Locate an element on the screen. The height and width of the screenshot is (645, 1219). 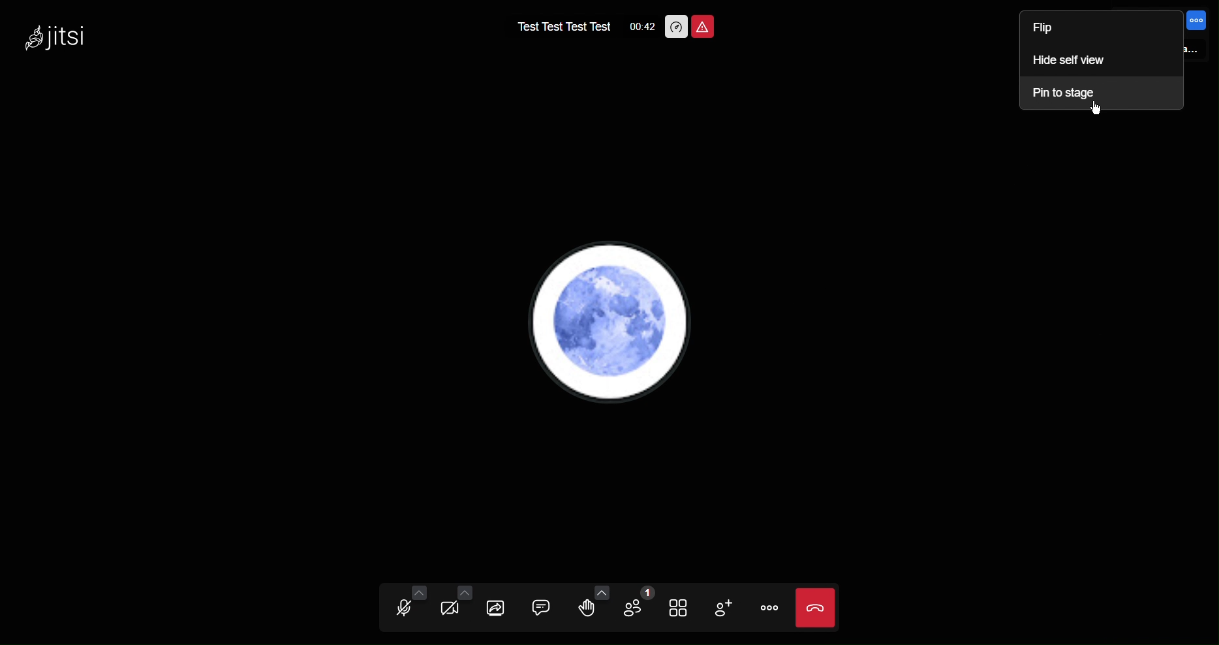
Unsafe Meeting is located at coordinates (705, 26).